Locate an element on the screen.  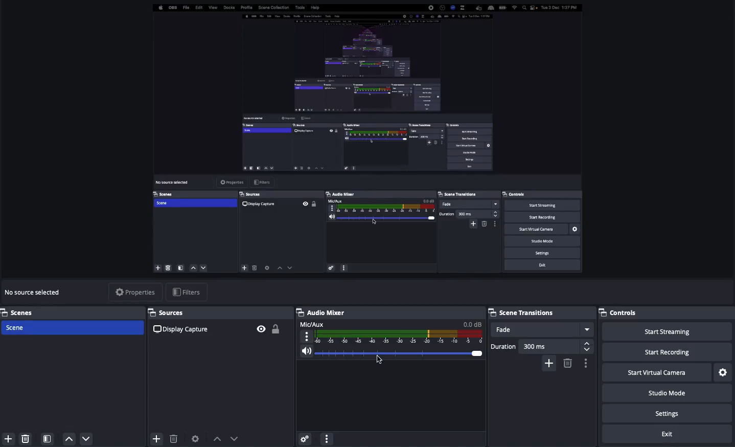
Scenes is located at coordinates (73, 312).